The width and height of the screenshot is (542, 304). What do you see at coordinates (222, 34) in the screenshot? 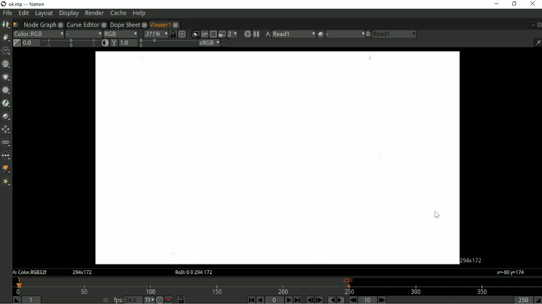
I see `Proxy mode` at bounding box center [222, 34].